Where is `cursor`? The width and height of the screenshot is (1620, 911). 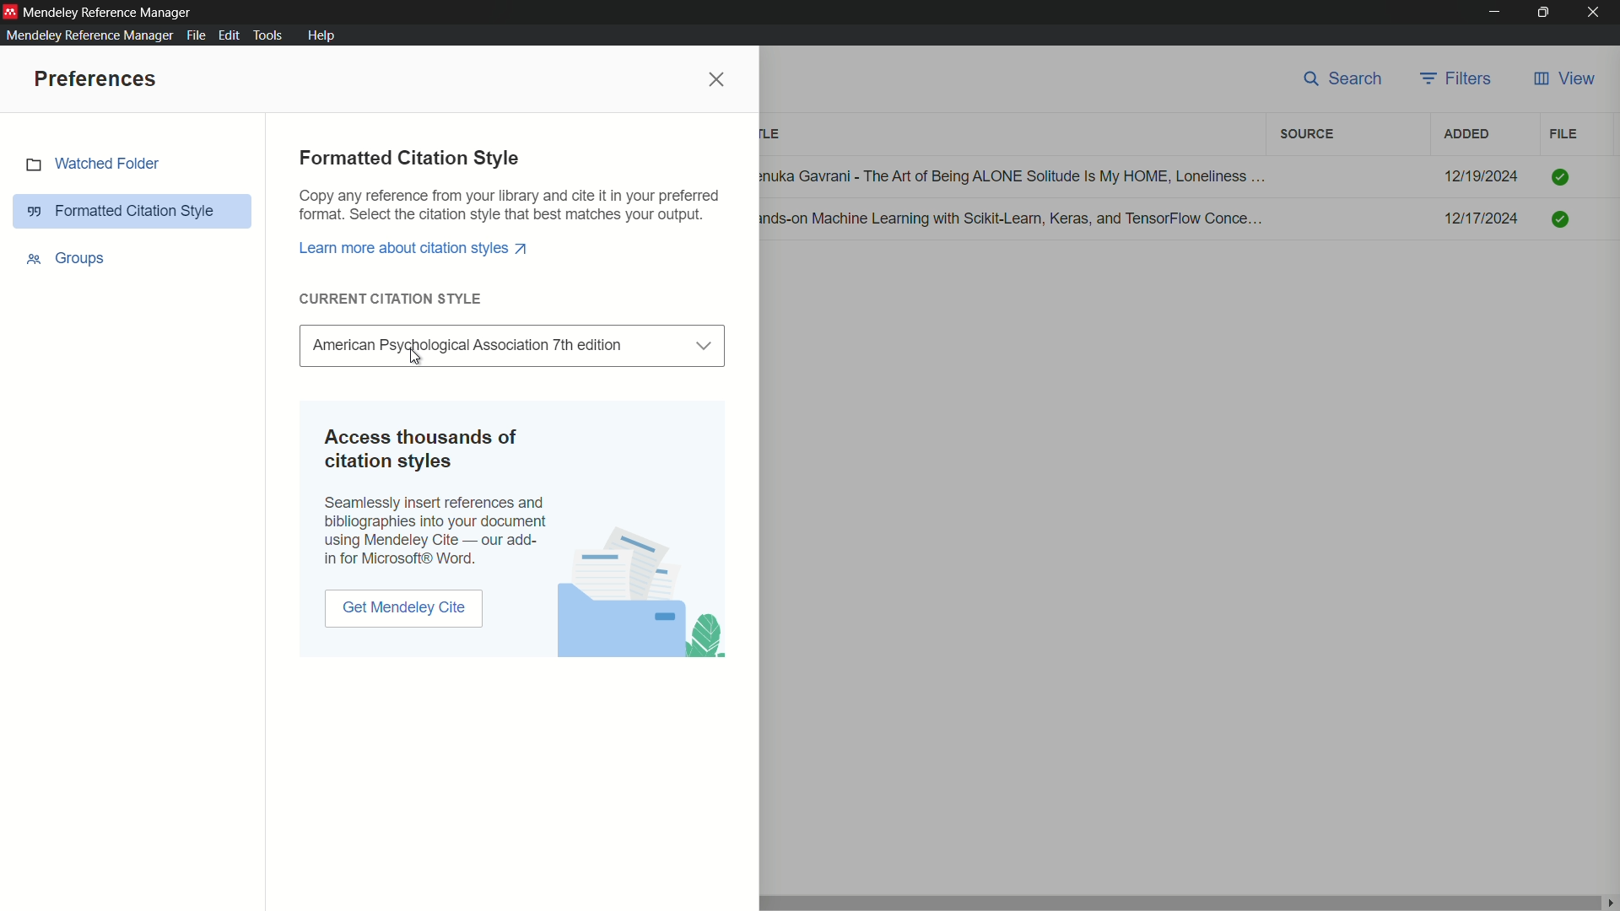 cursor is located at coordinates (416, 355).